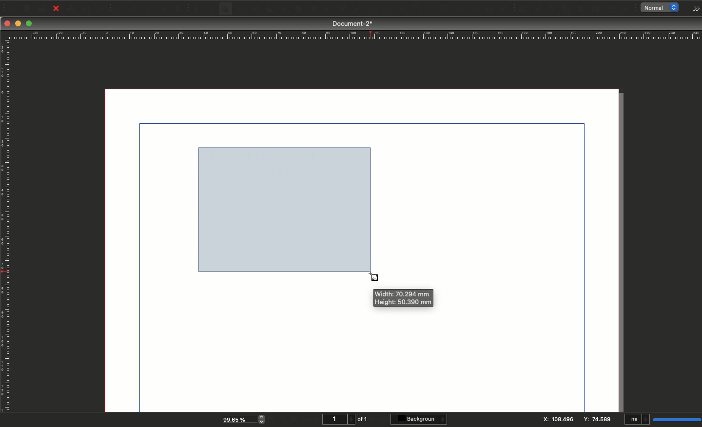  I want to click on Text annotation, so click(612, 9).